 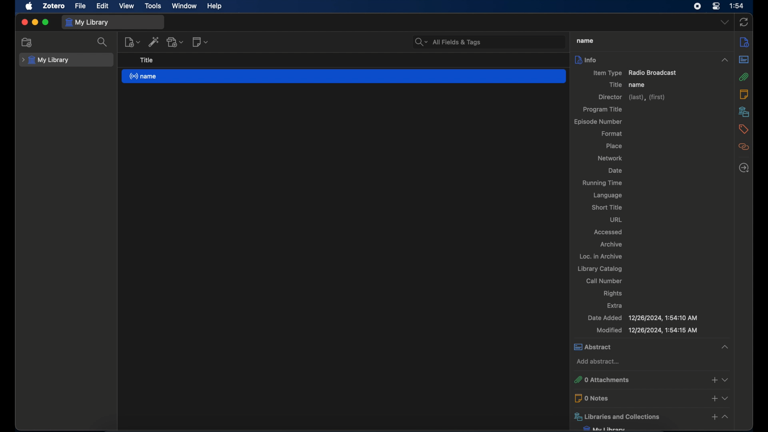 I want to click on related, so click(x=744, y=147).